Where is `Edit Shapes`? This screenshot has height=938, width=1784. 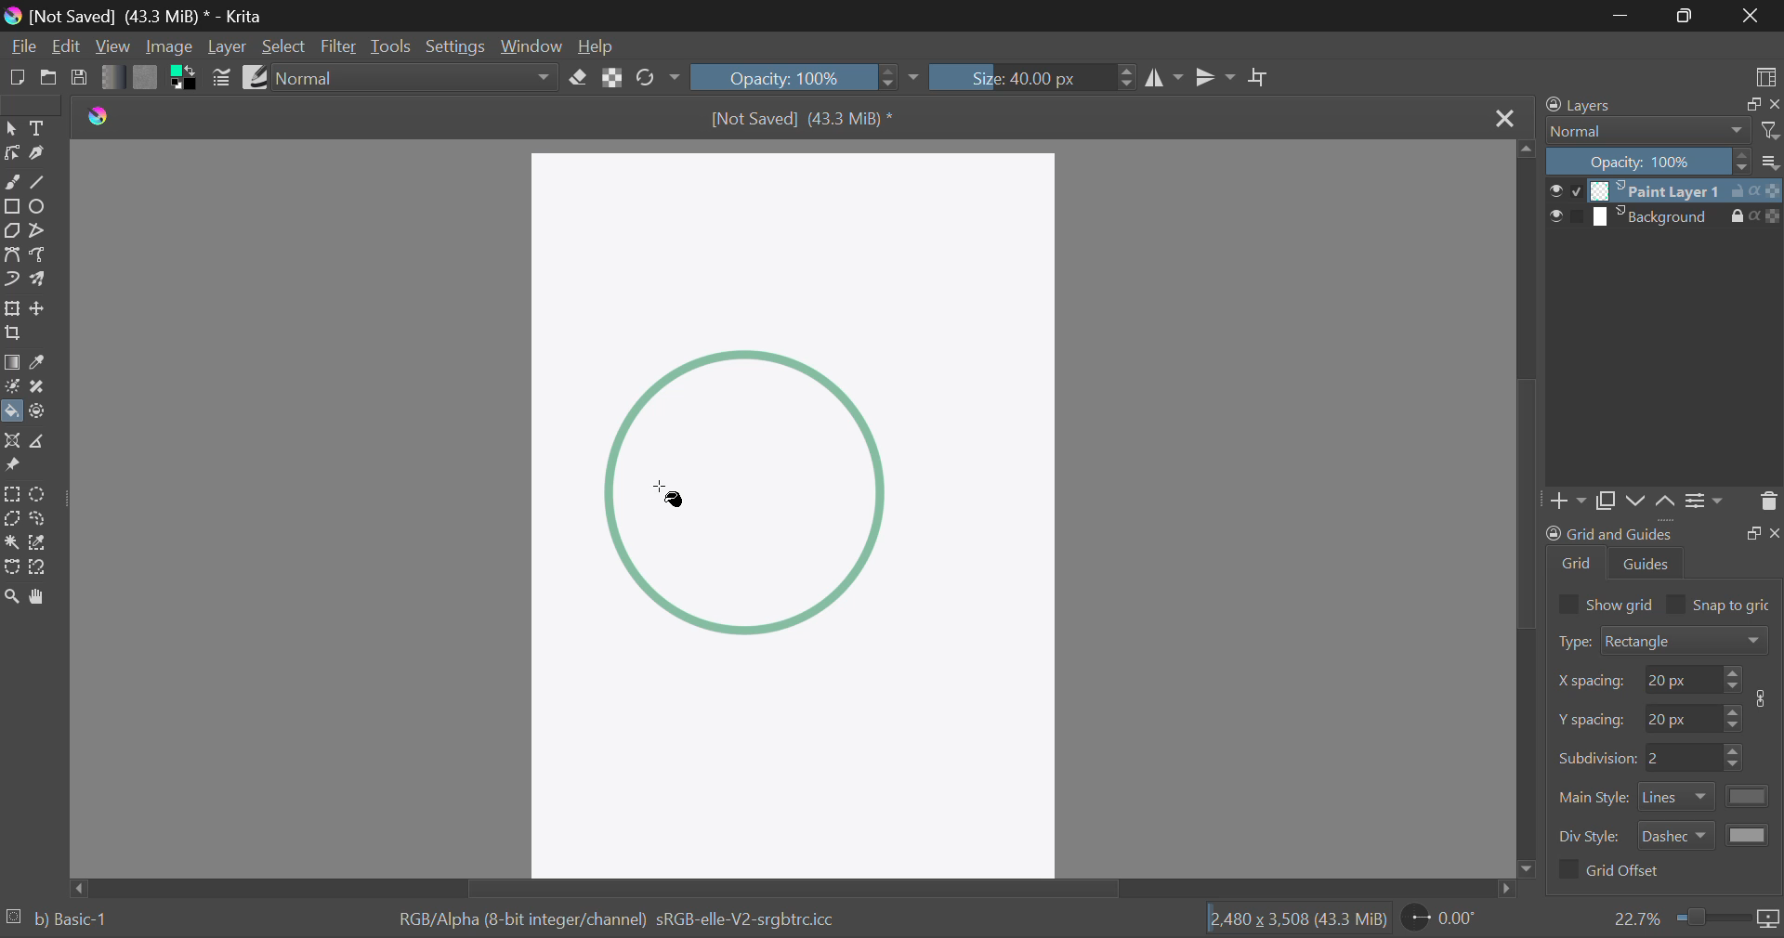
Edit Shapes is located at coordinates (11, 152).